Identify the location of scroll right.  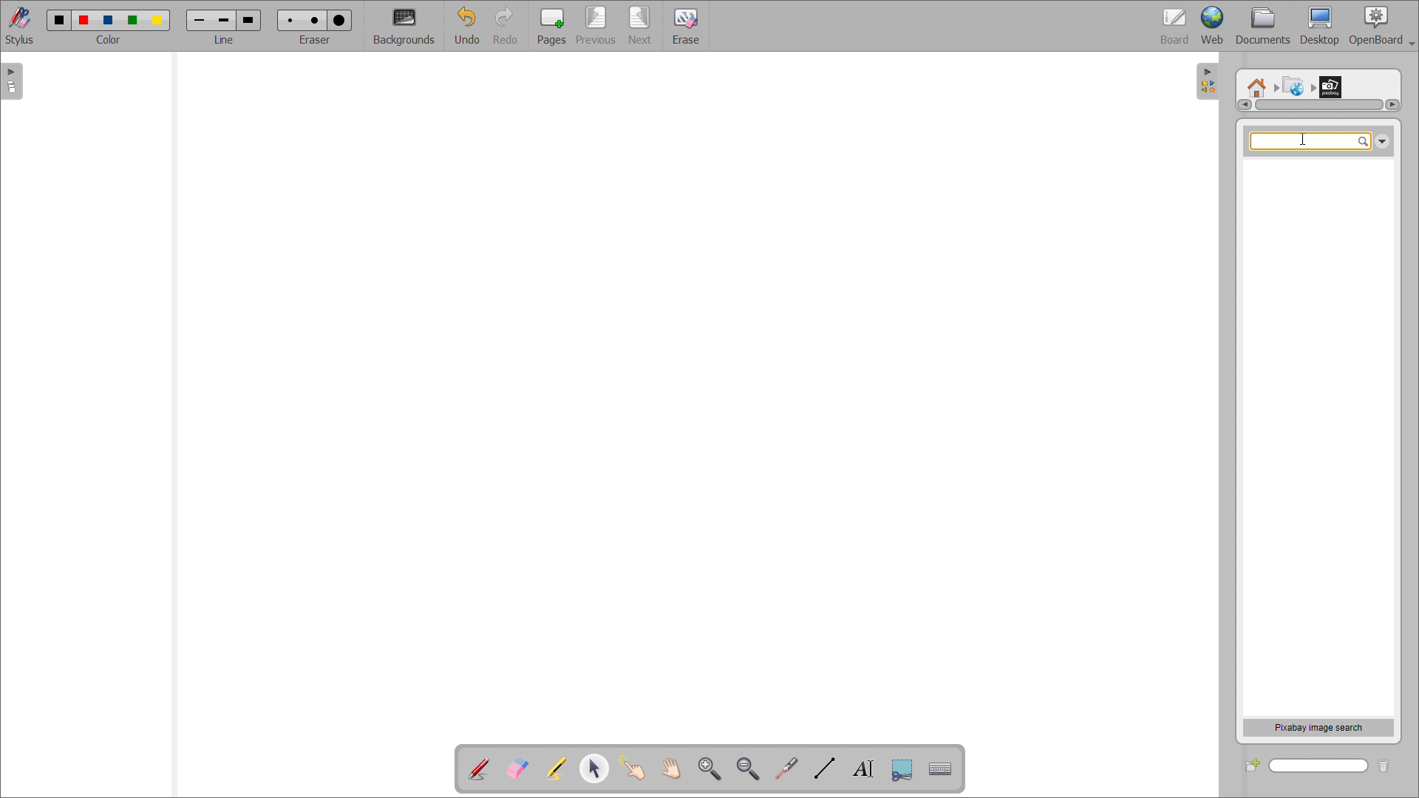
(1392, 104).